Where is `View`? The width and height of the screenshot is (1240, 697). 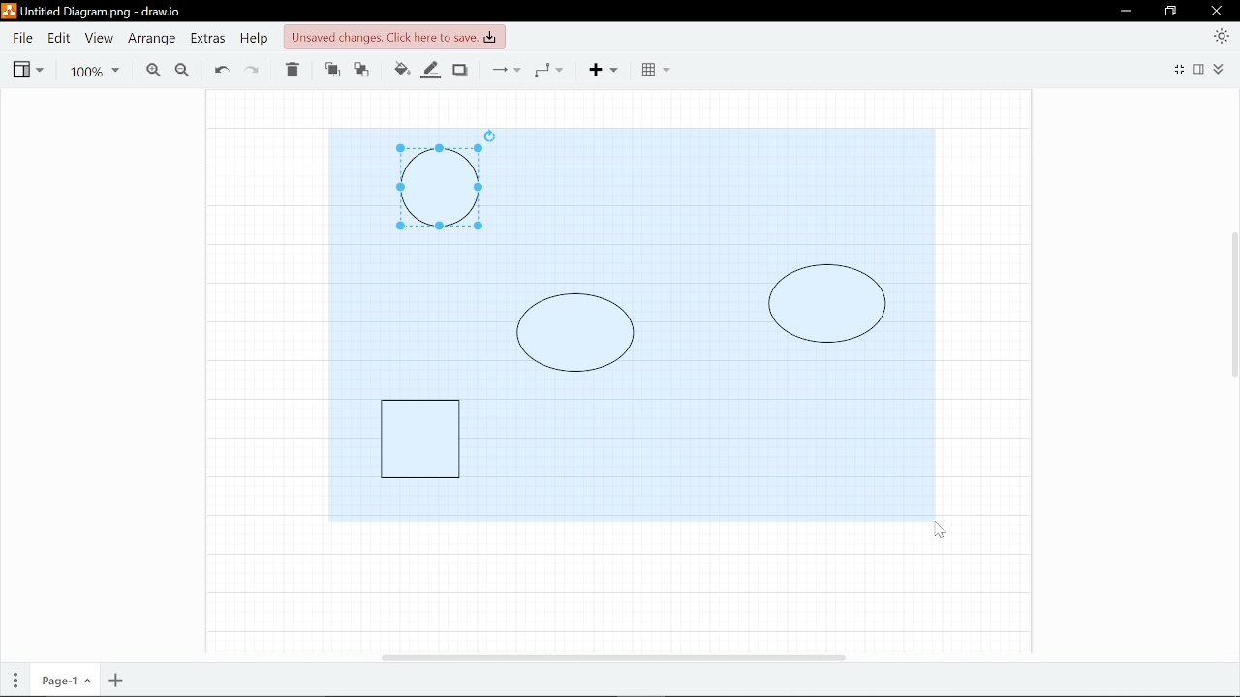 View is located at coordinates (27, 68).